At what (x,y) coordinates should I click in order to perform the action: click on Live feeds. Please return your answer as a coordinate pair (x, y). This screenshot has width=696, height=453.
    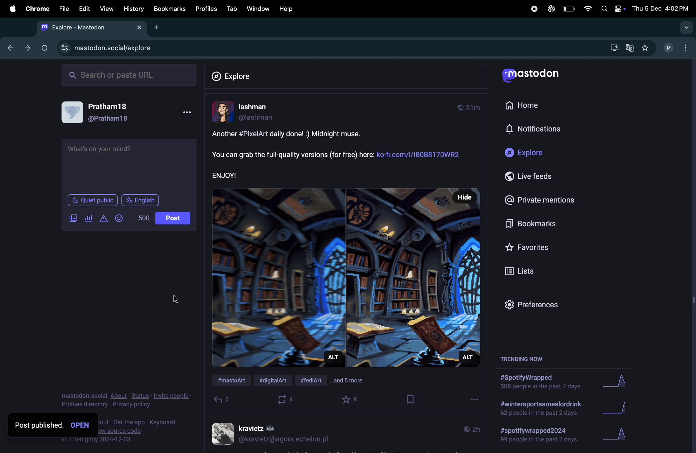
    Looking at the image, I should click on (539, 176).